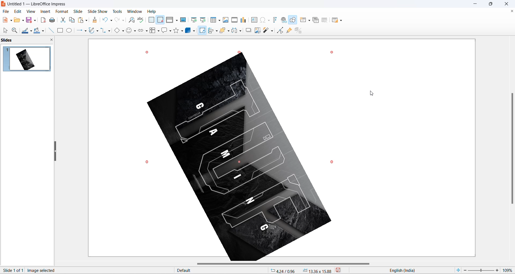 This screenshot has width=515, height=274. What do you see at coordinates (148, 162) in the screenshot?
I see `image selection markup` at bounding box center [148, 162].